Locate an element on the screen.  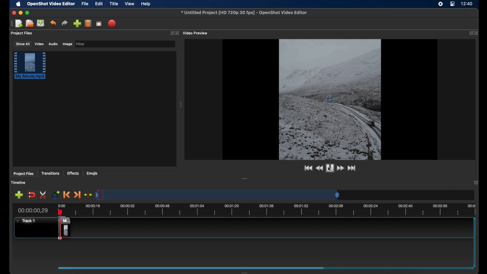
drag handle is located at coordinates (244, 272).